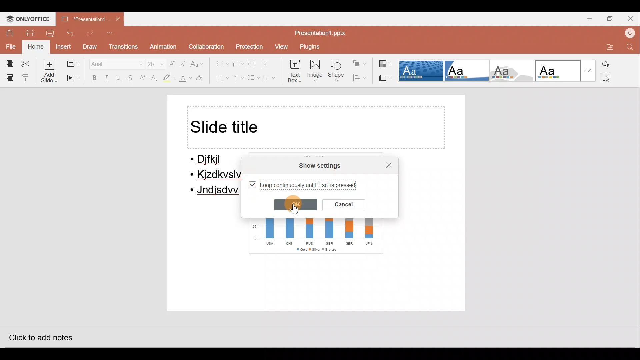 Image resolution: width=640 pixels, height=360 pixels. I want to click on Save, so click(6, 32).